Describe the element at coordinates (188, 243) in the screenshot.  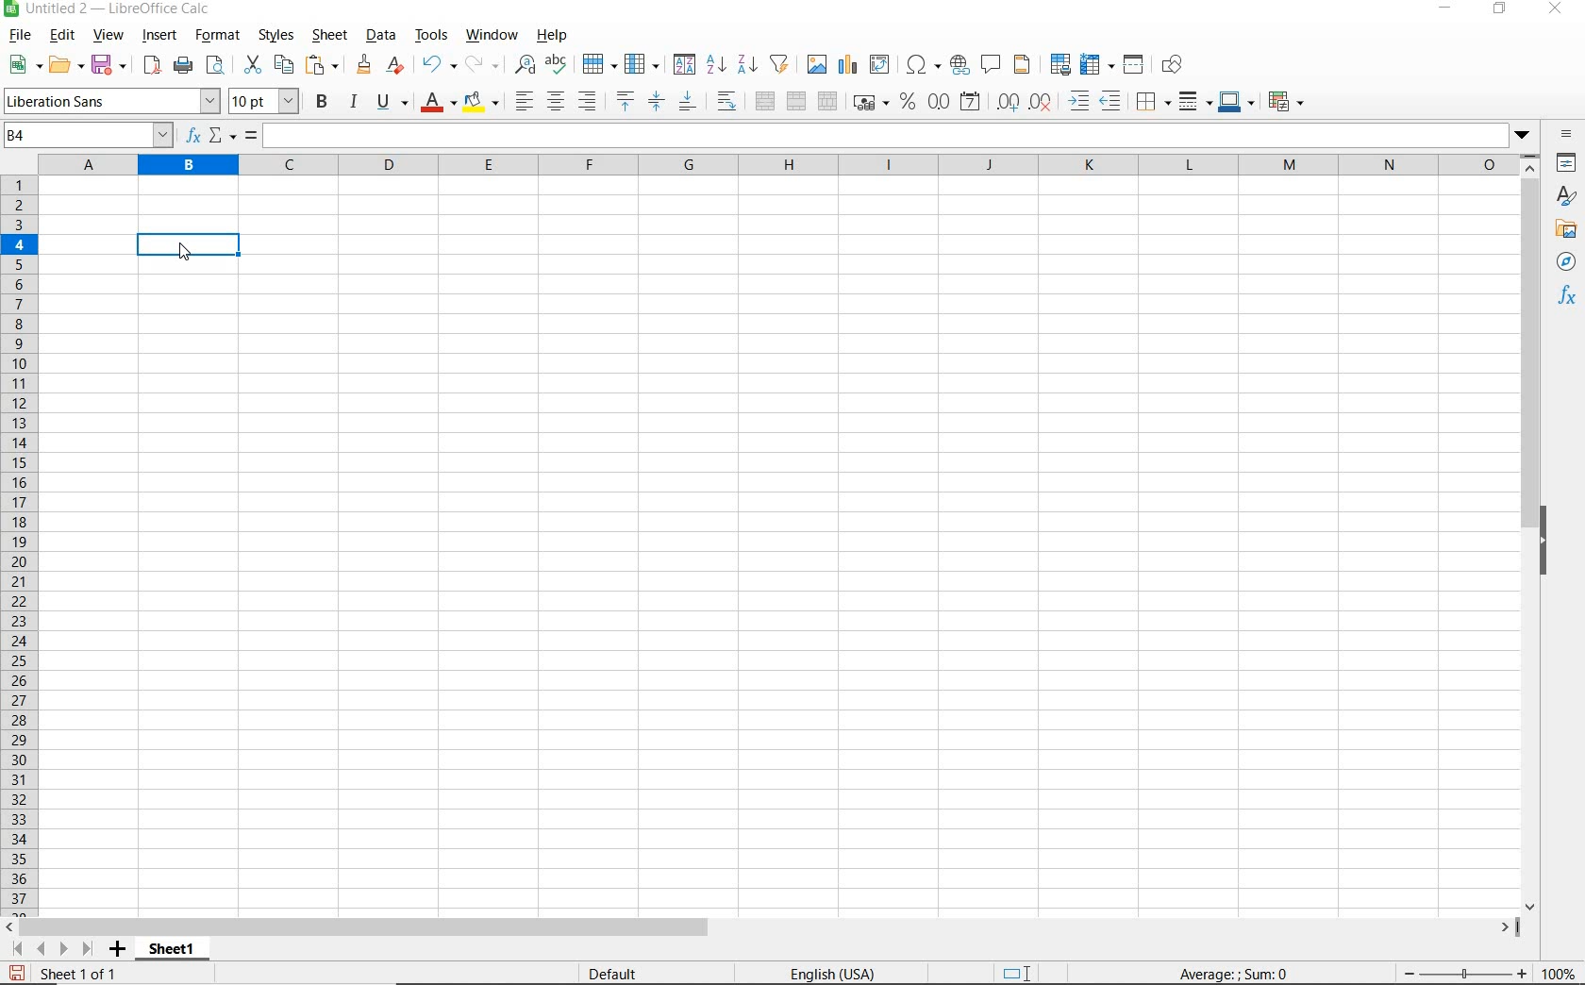
I see `selected cell` at that location.